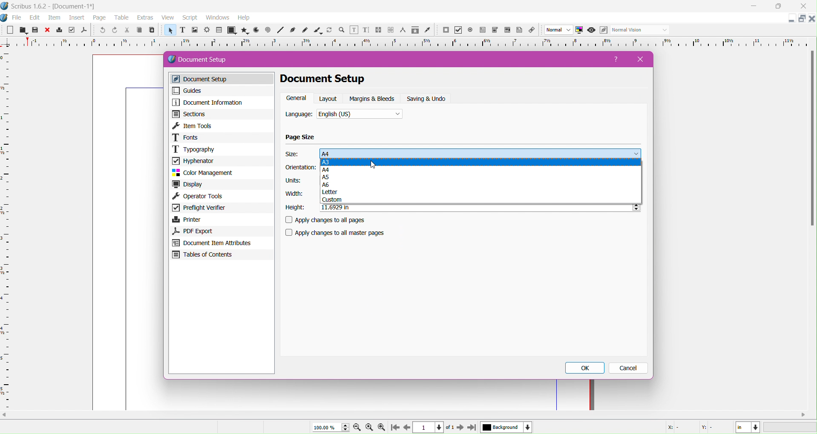 Image resolution: width=817 pixels, height=434 pixels. Describe the element at coordinates (506, 427) in the screenshot. I see `background` at that location.